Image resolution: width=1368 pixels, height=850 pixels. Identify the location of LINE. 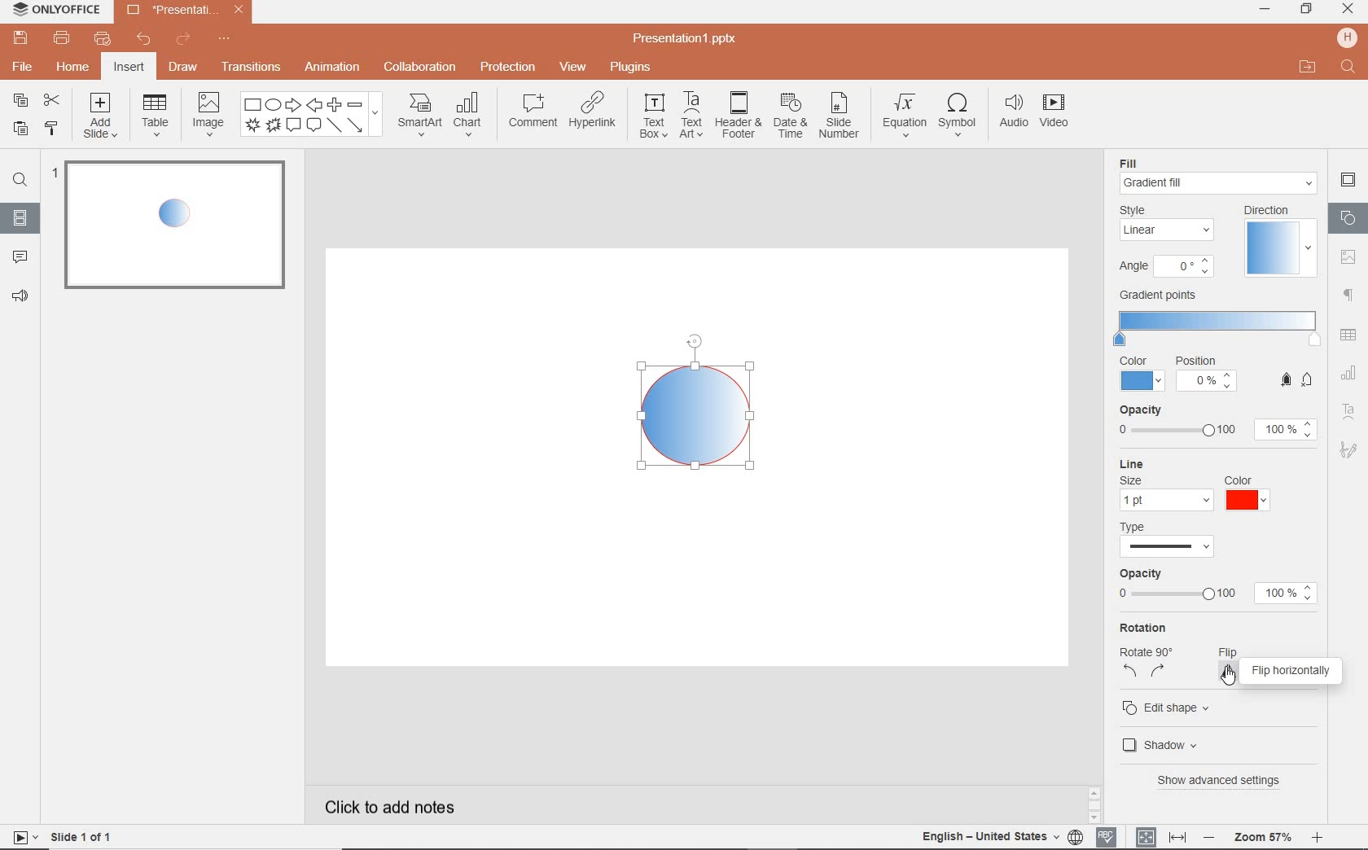
(1201, 464).